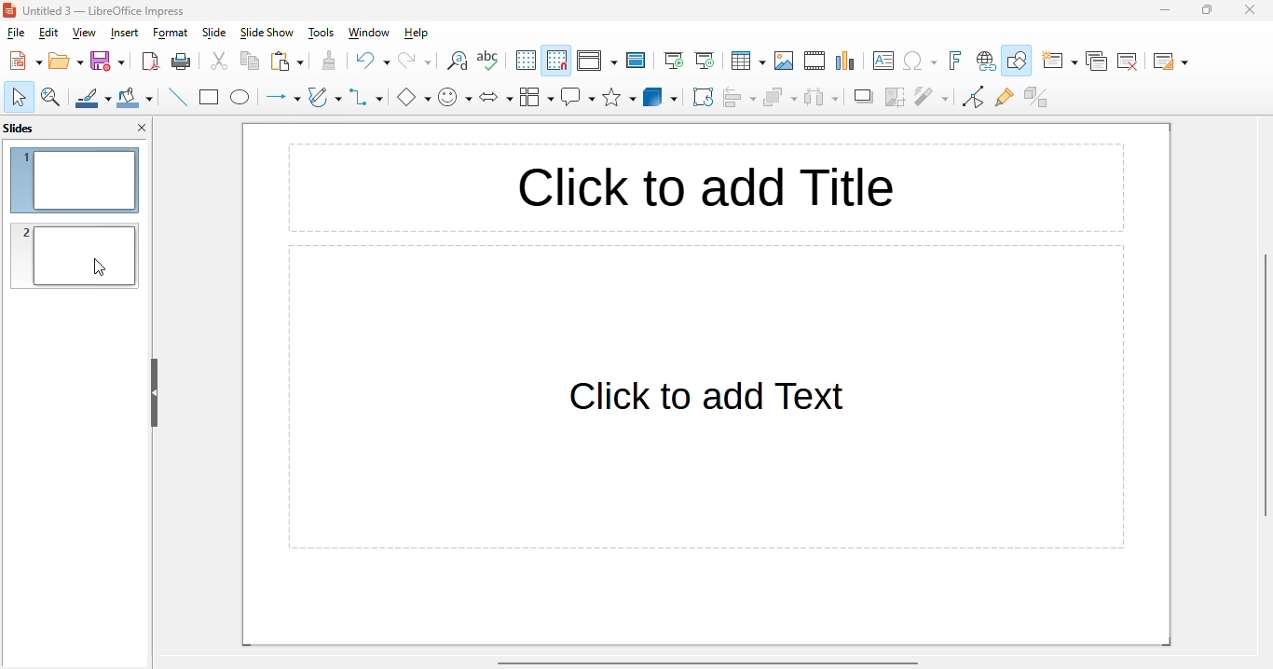  I want to click on view, so click(84, 33).